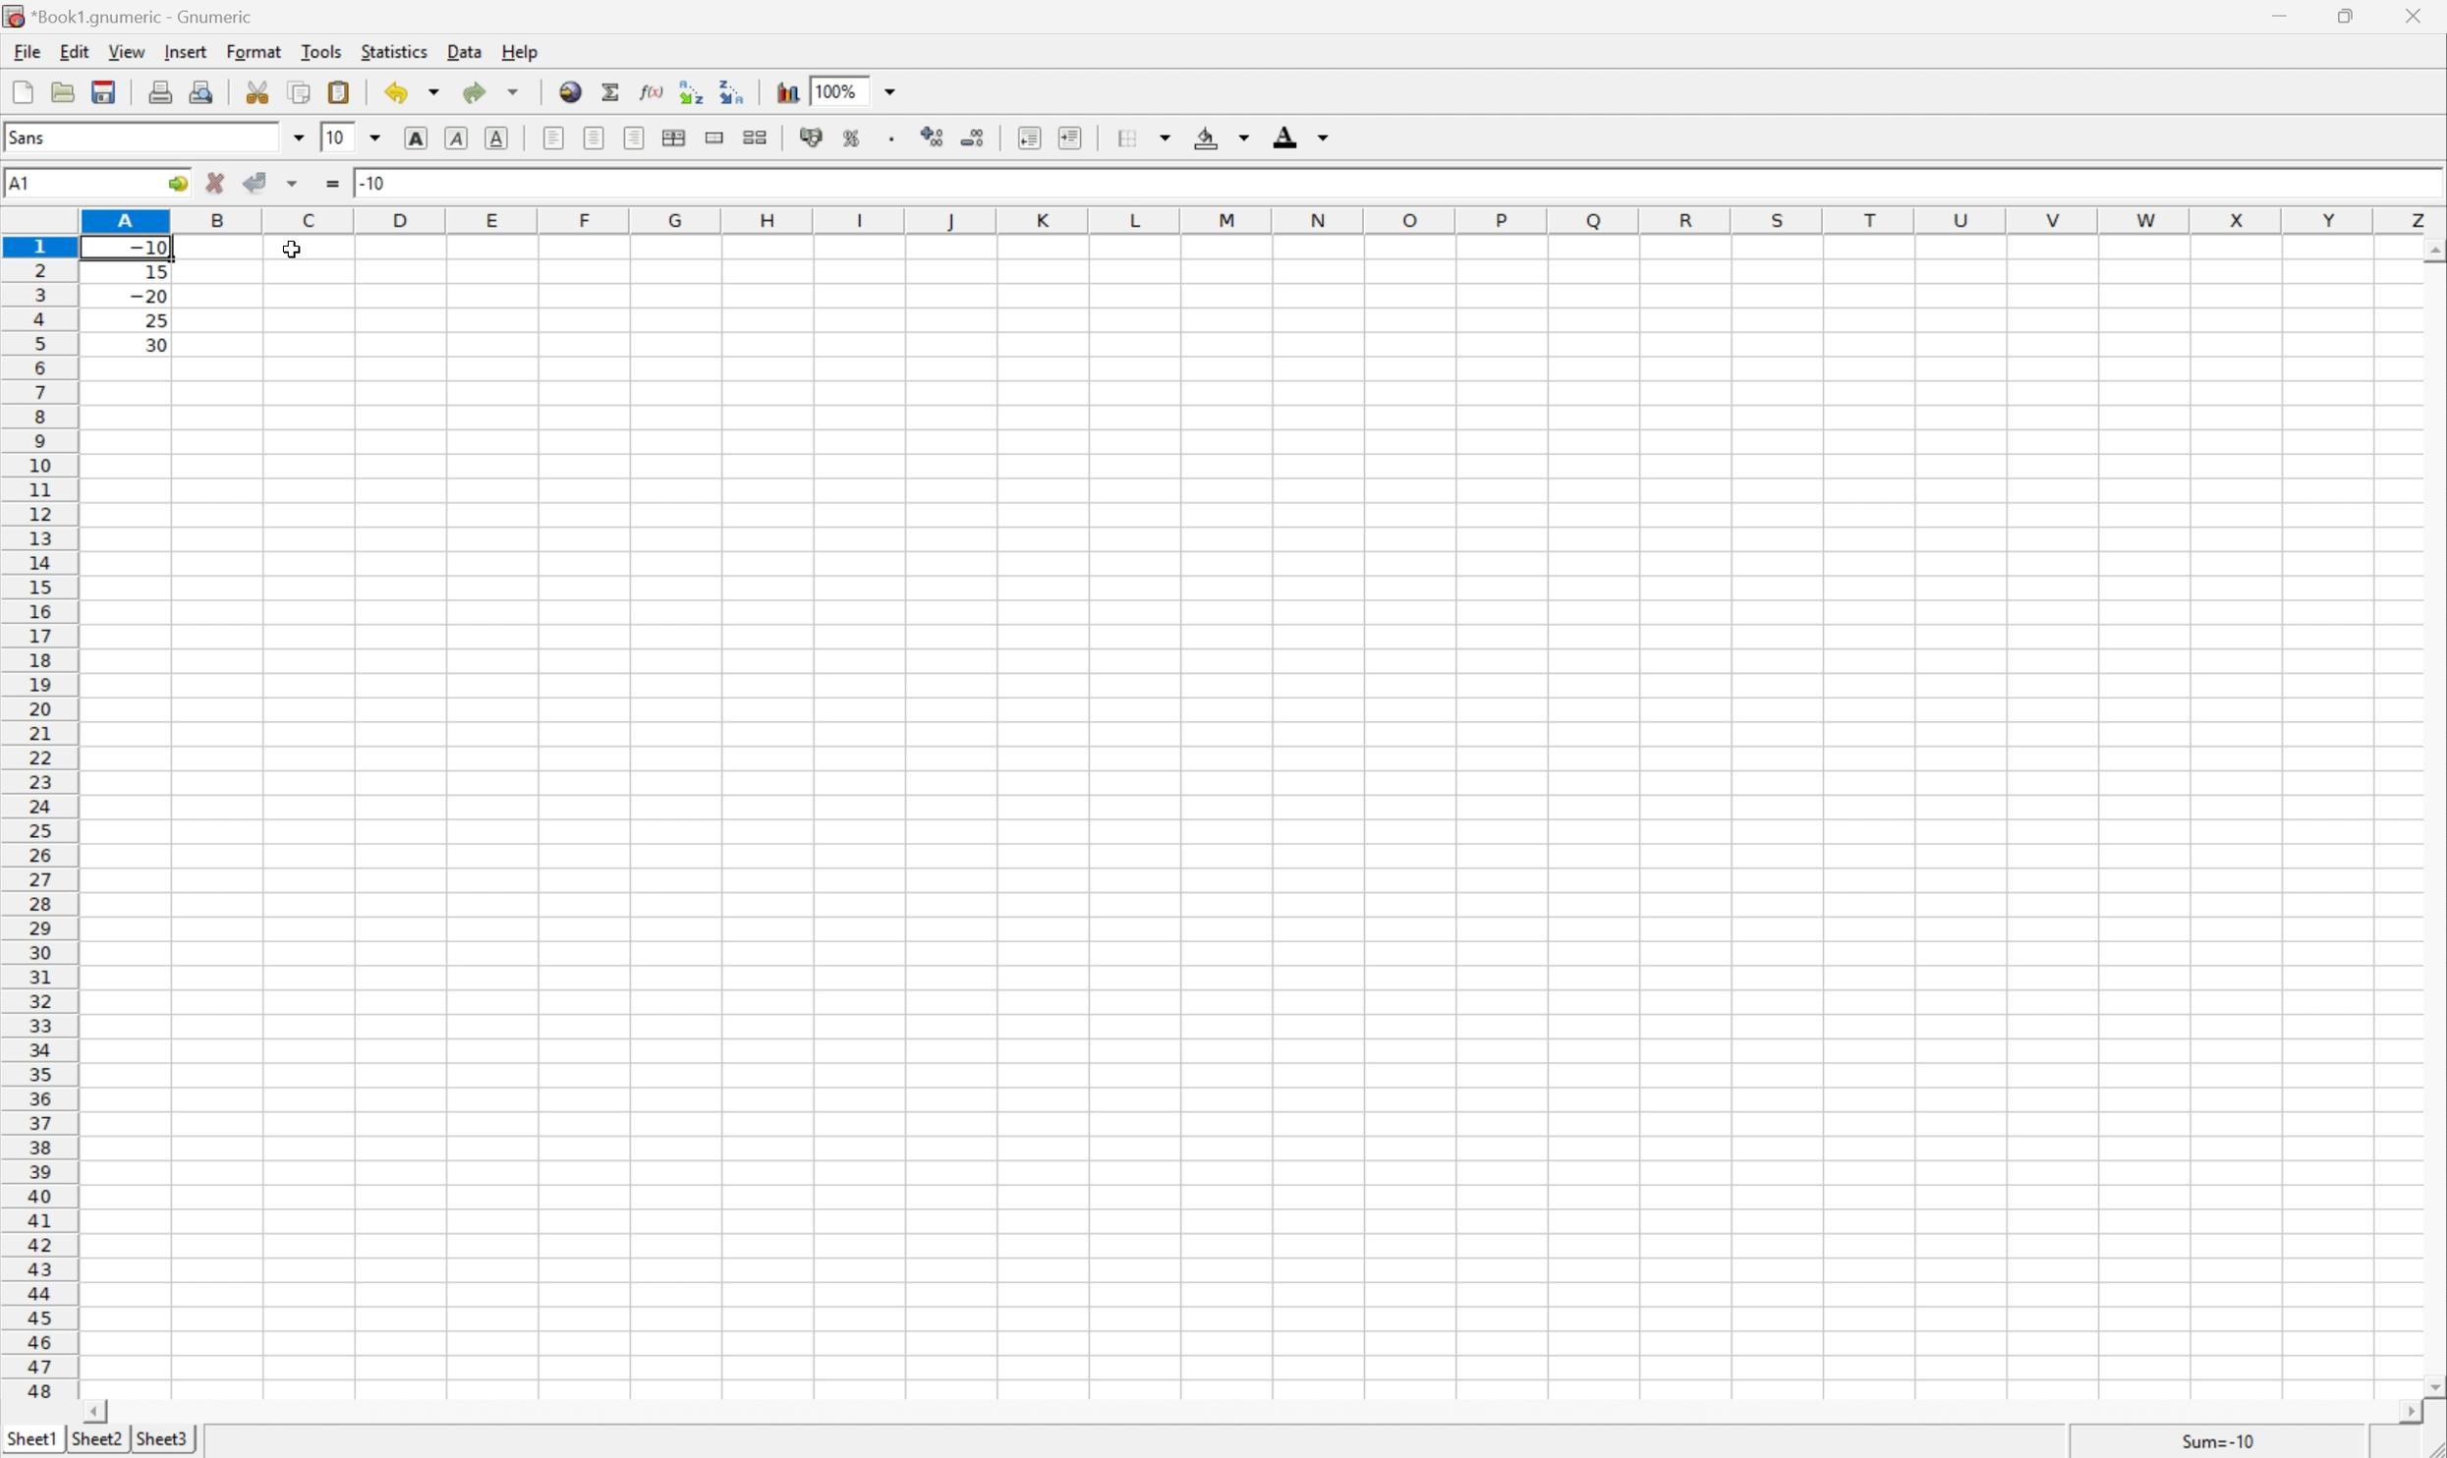  Describe the element at coordinates (973, 138) in the screenshot. I see `Decrease the number of decimals displayed` at that location.